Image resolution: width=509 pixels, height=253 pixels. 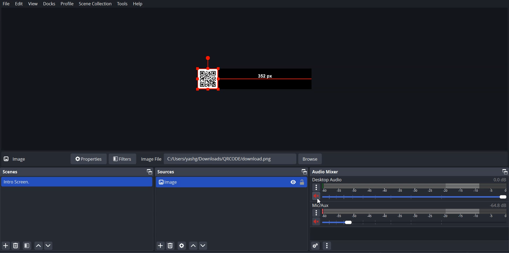 I want to click on Profile, so click(x=67, y=4).